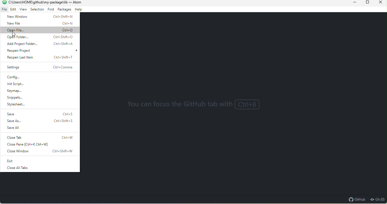 The height and width of the screenshot is (204, 387). I want to click on setting, so click(39, 68).